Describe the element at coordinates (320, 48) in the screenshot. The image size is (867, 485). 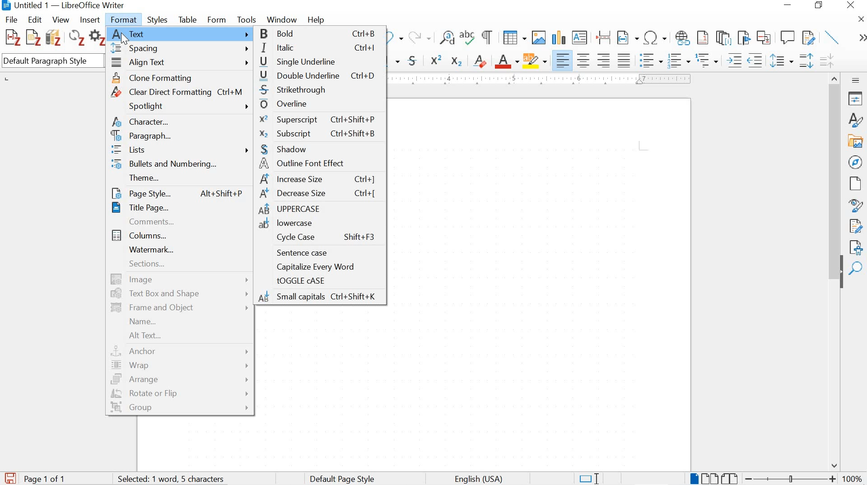
I see `italic         Ctrl+I` at that location.